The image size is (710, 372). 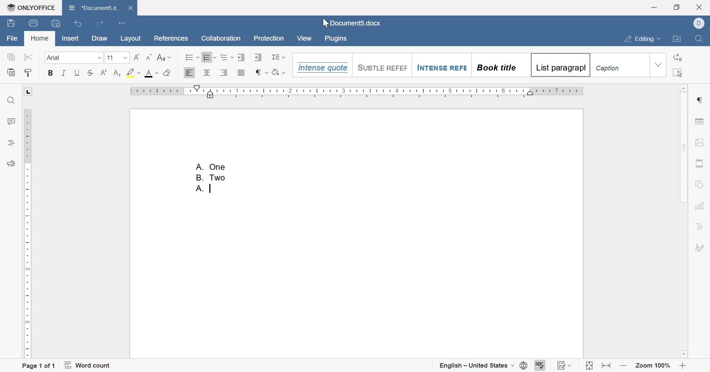 I want to click on redo, so click(x=99, y=24).